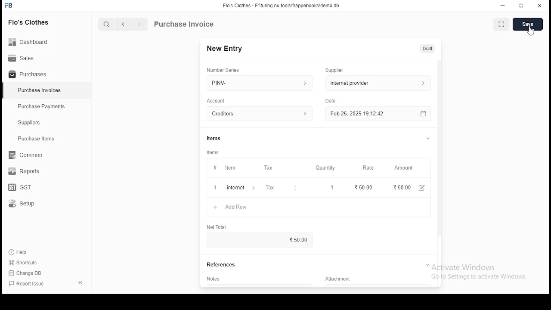  I want to click on Sales, so click(24, 57).